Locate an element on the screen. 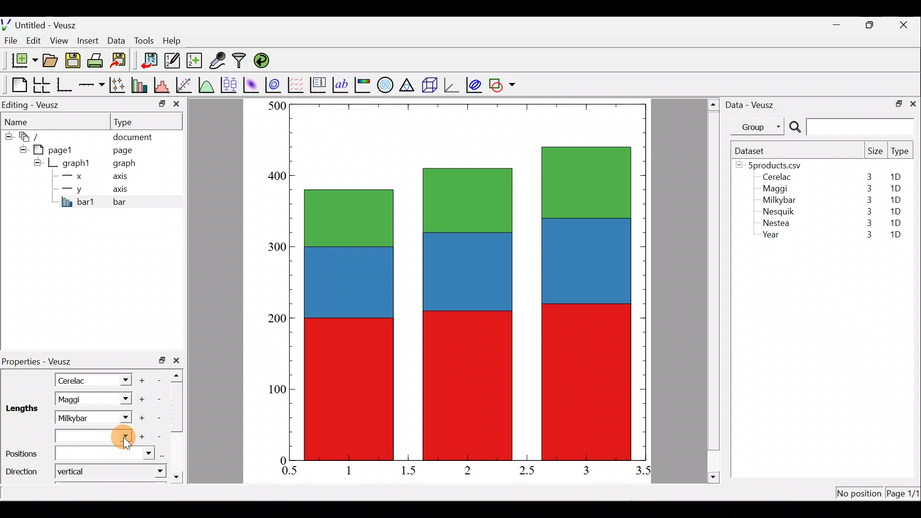 The image size is (921, 518). Group is located at coordinates (759, 126).